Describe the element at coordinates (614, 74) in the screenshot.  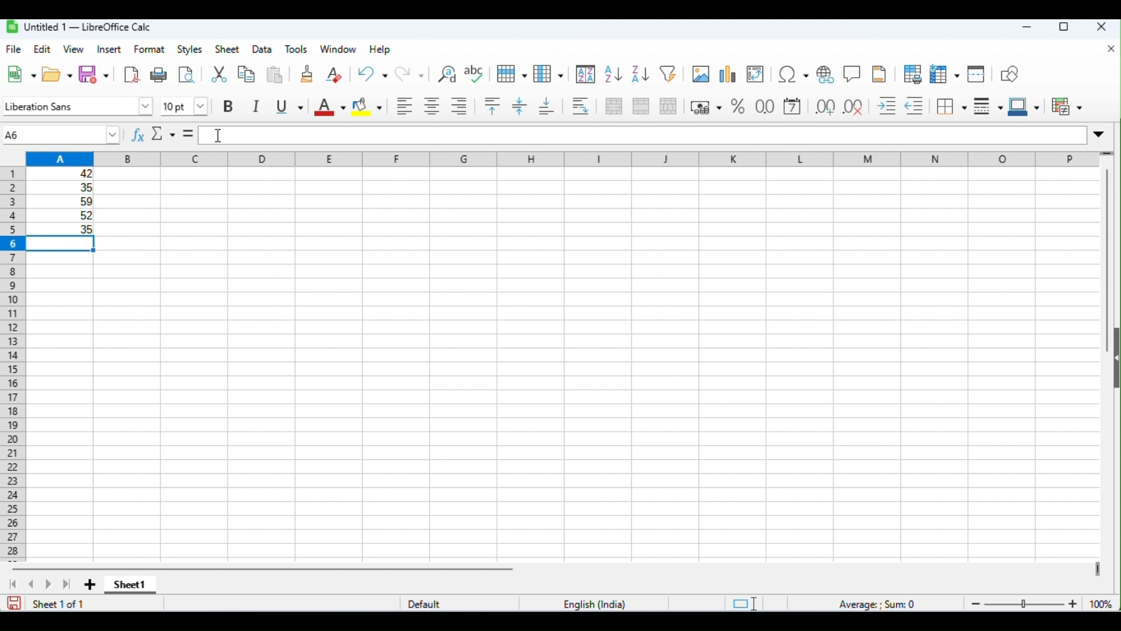
I see `sort ascending` at that location.